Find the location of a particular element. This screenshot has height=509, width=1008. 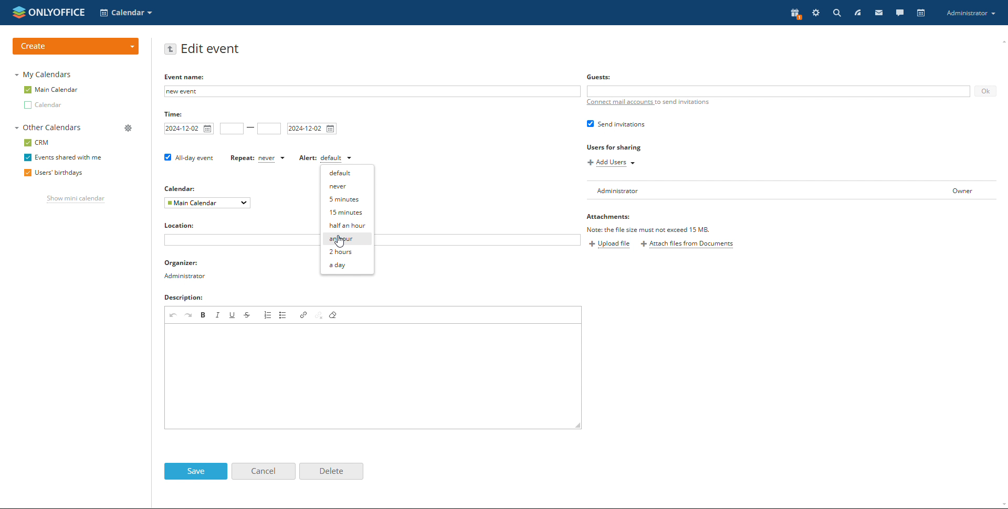

show mini calendar is located at coordinates (75, 199).